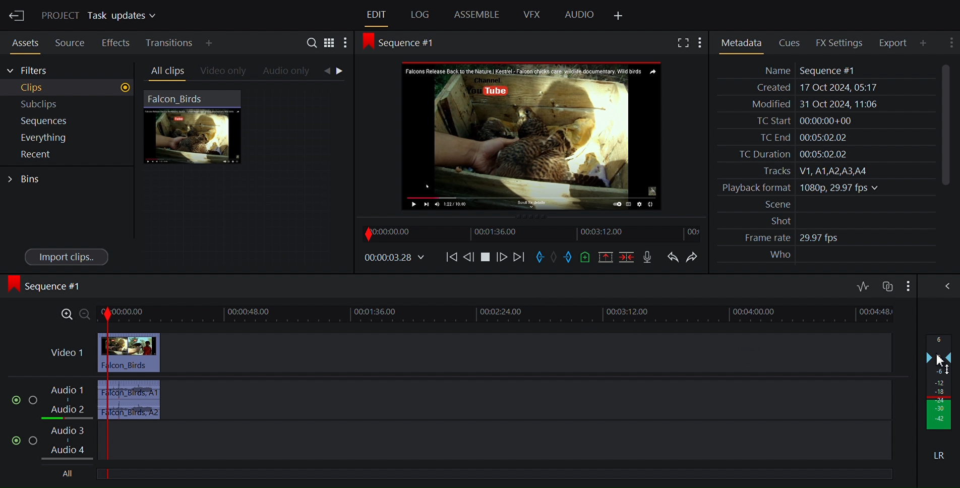 The width and height of the screenshot is (960, 488). I want to click on Nudge one frame forward, so click(503, 257).